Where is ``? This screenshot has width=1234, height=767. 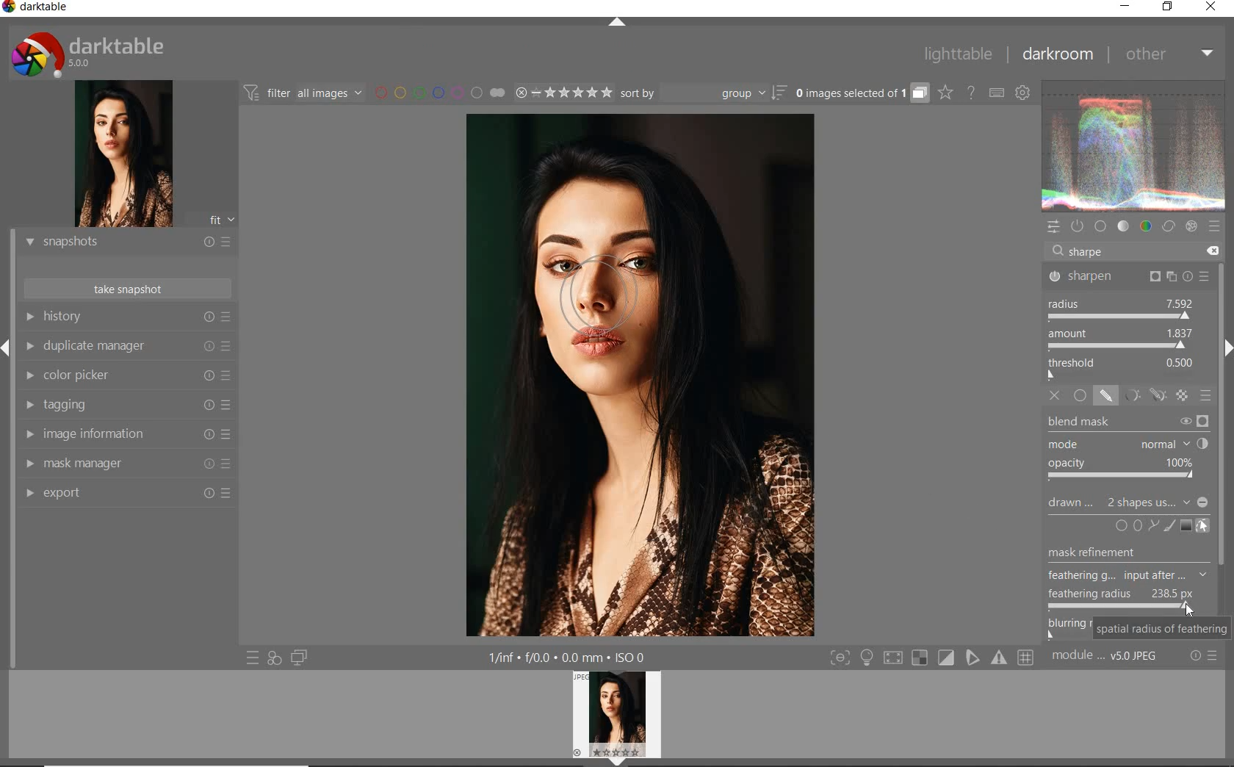  is located at coordinates (1128, 575).